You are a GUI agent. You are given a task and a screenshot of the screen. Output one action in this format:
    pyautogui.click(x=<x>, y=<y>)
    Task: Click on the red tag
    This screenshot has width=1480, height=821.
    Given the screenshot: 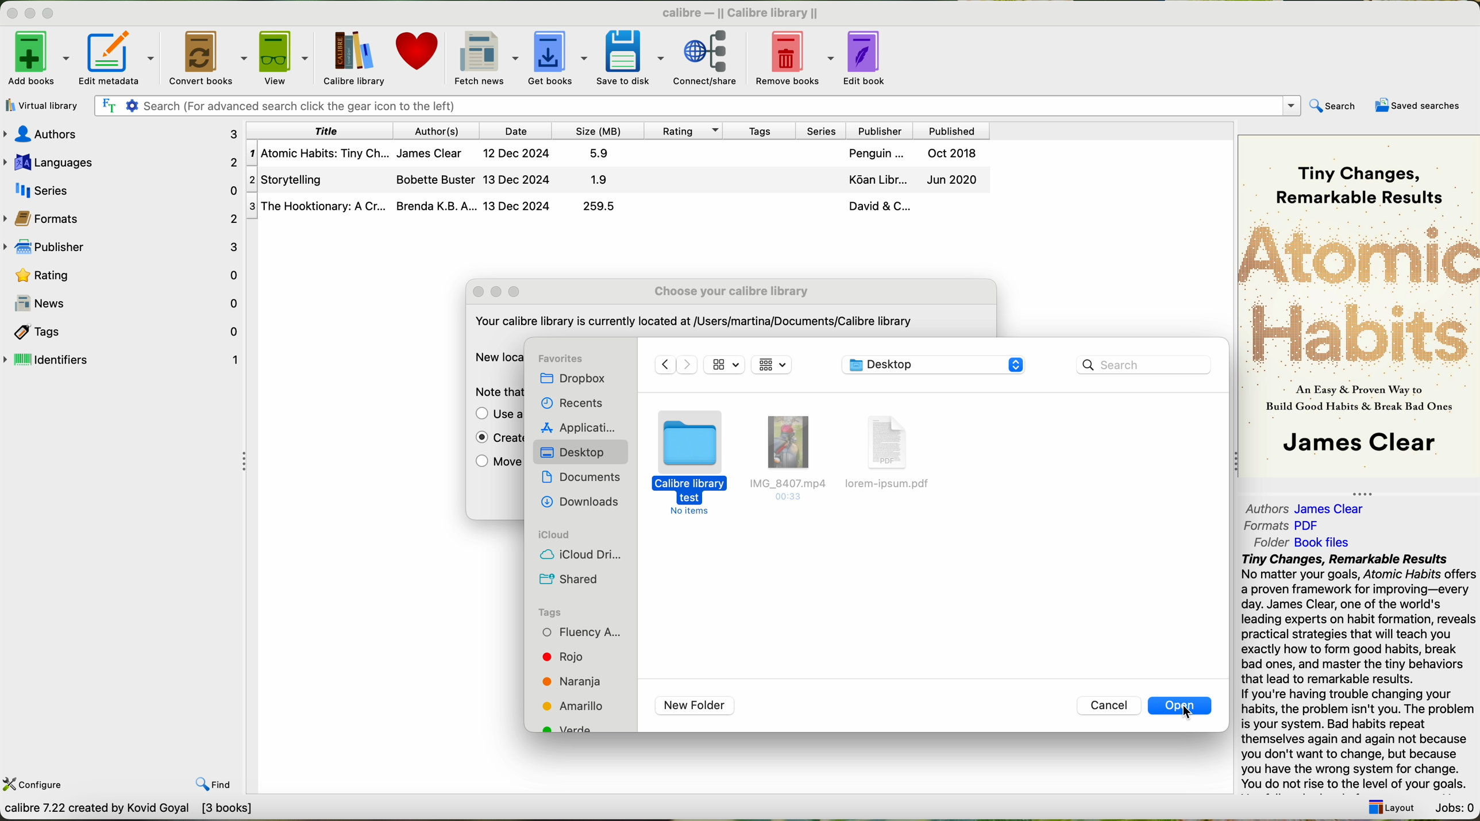 What is the action you would take?
    pyautogui.click(x=560, y=657)
    